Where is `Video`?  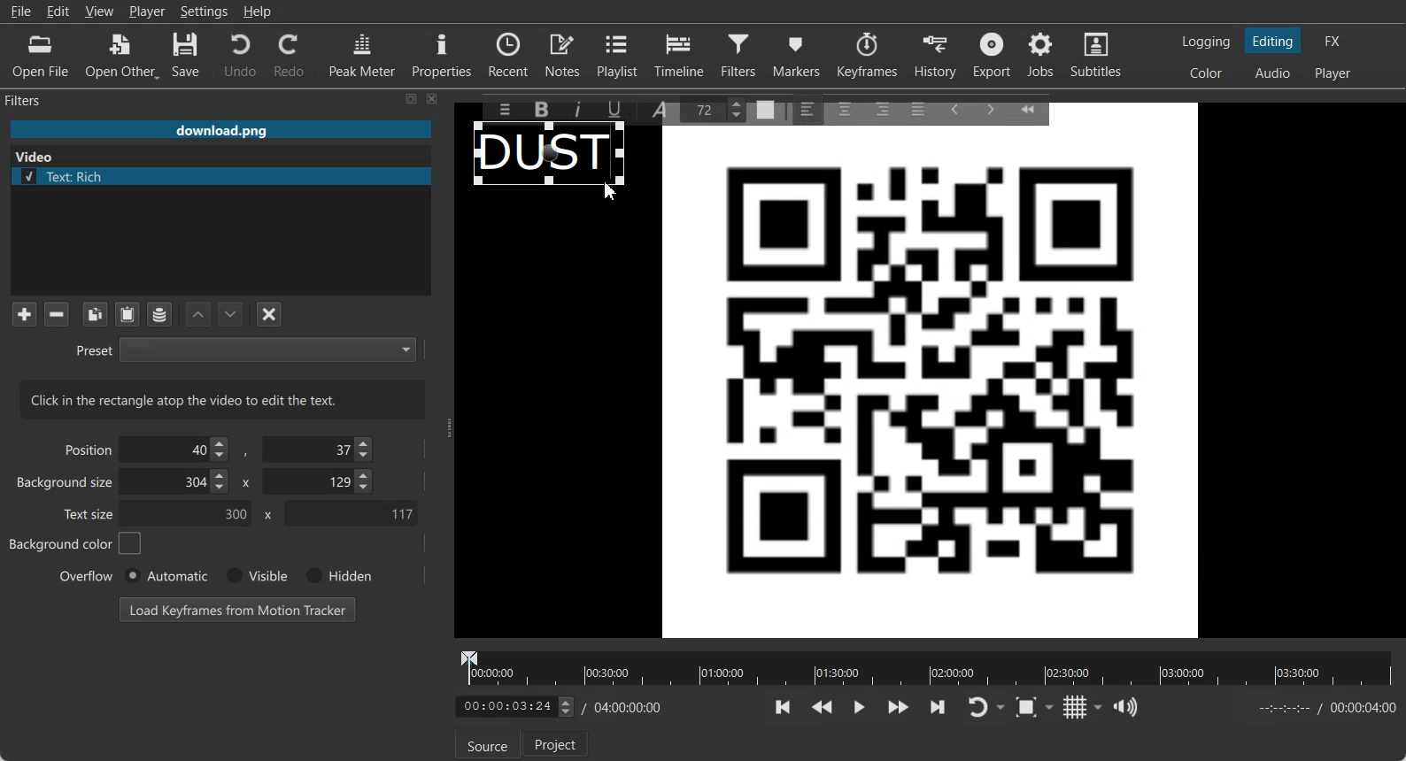 Video is located at coordinates (38, 155).